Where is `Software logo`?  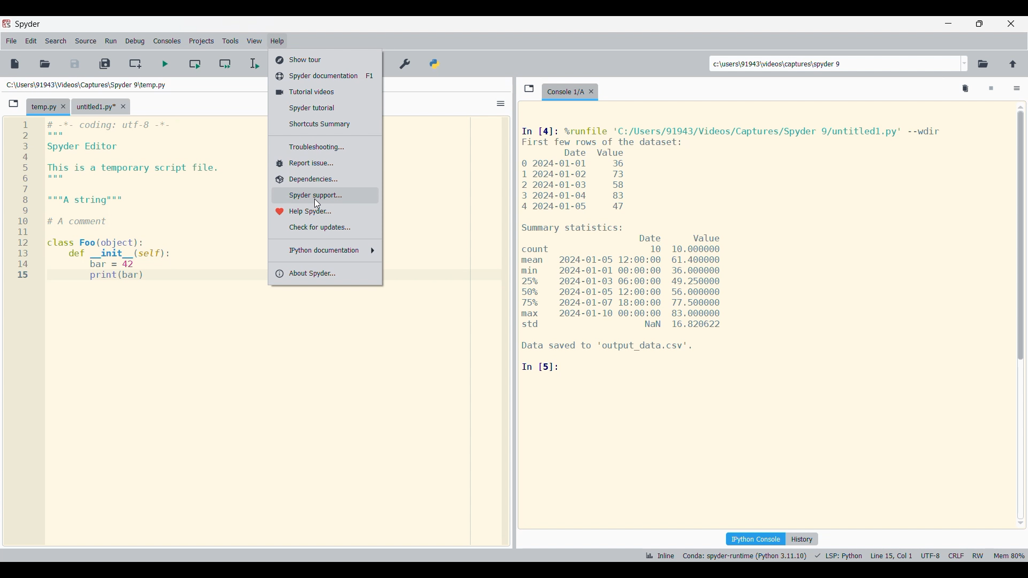 Software logo is located at coordinates (6, 24).